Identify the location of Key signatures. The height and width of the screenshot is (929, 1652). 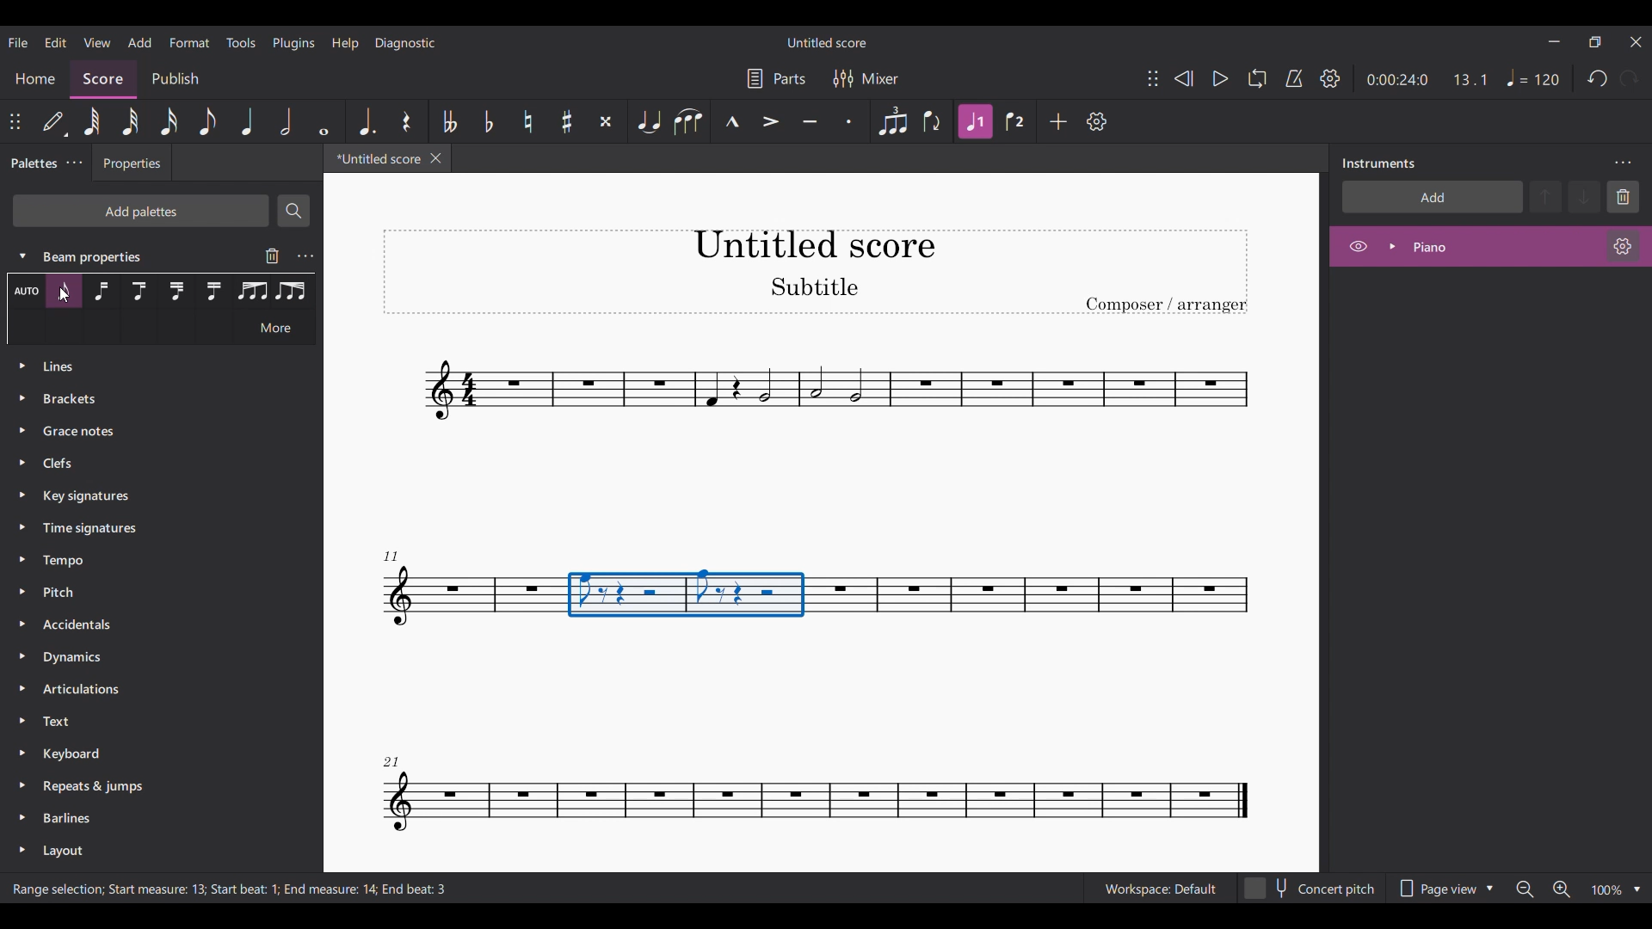
(157, 497).